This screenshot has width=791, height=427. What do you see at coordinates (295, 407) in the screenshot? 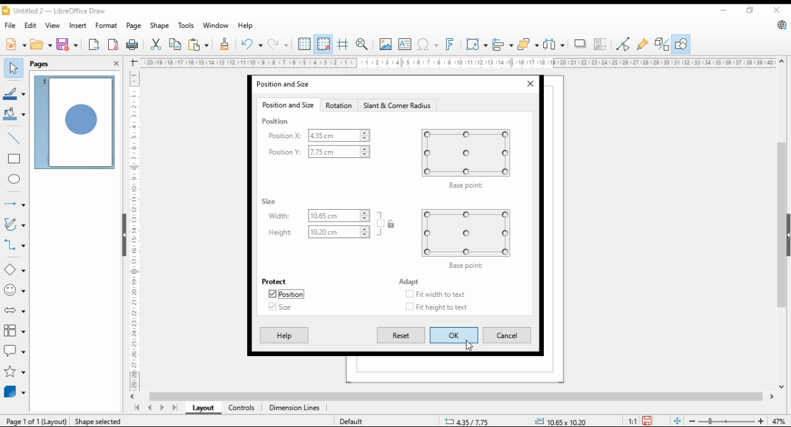
I see `dimension lines` at bounding box center [295, 407].